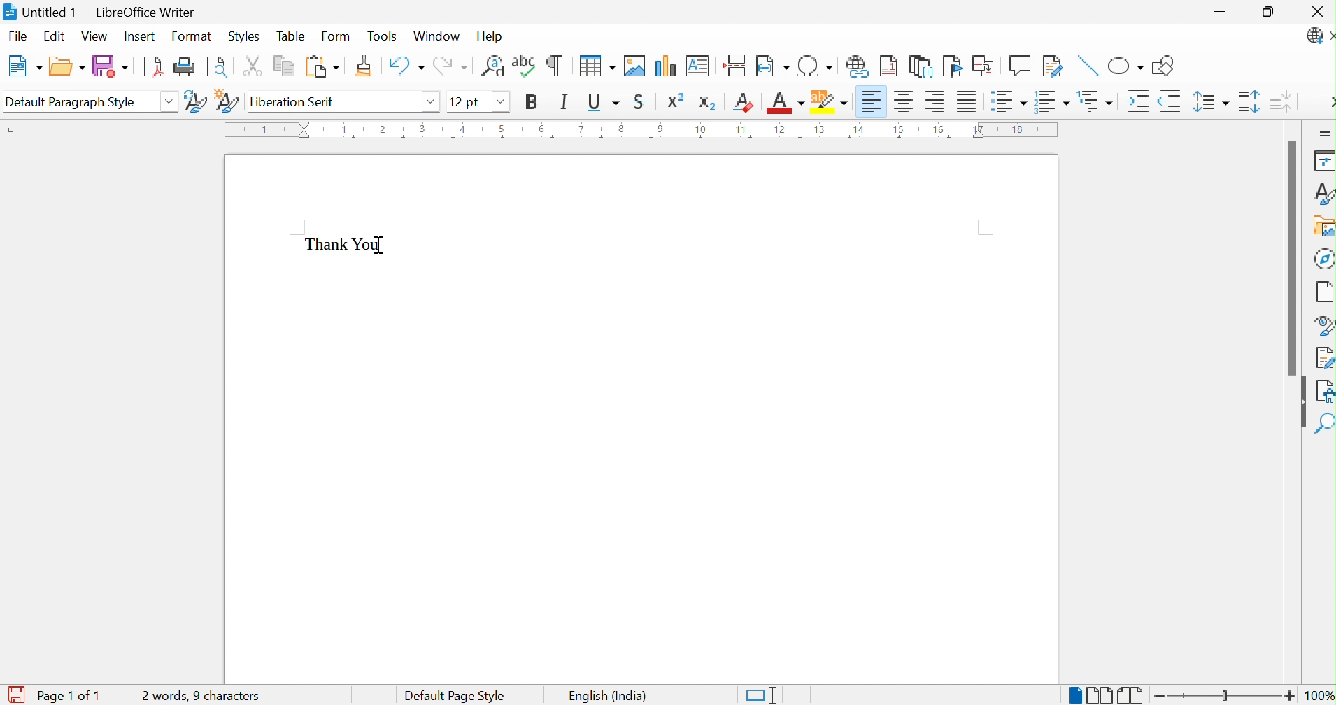  I want to click on Italic, so click(567, 101).